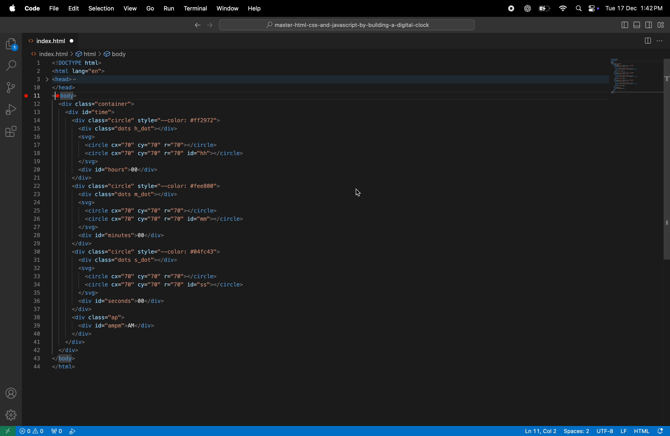 Image resolution: width=670 pixels, height=436 pixels. Describe the element at coordinates (633, 74) in the screenshot. I see `code block` at that location.